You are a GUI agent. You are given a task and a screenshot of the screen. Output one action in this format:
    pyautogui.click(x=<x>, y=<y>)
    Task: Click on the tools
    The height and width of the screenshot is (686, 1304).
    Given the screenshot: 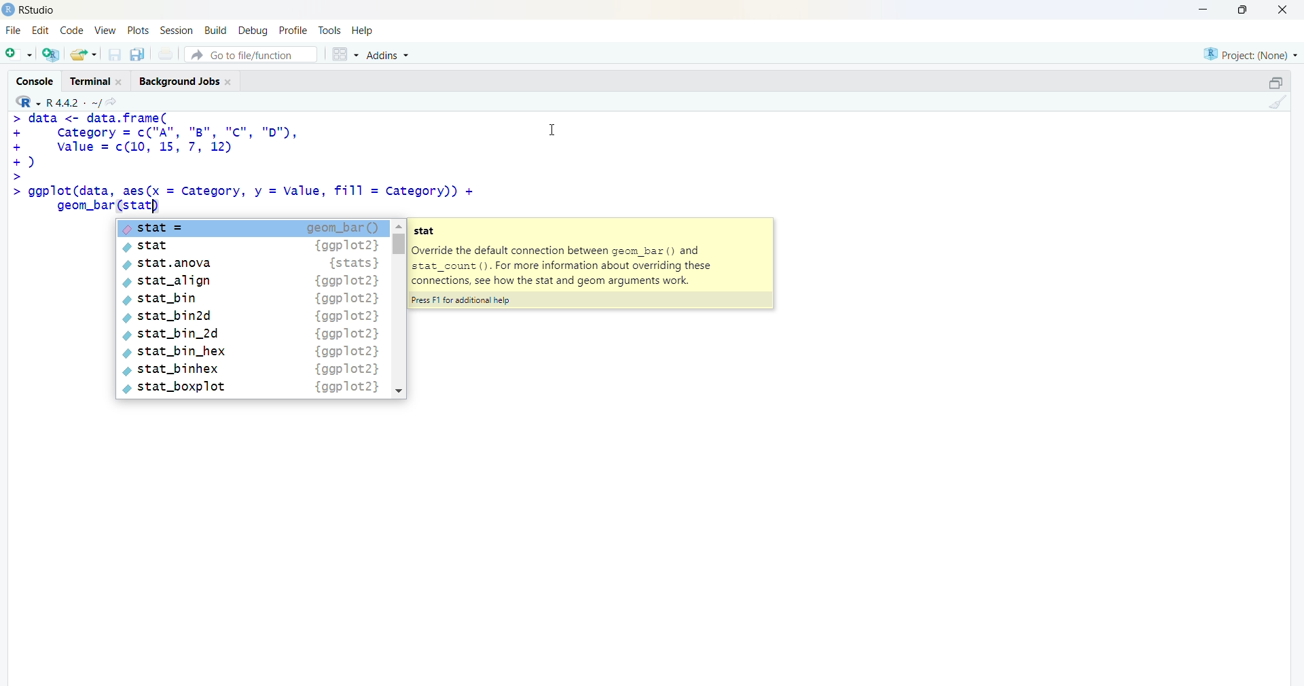 What is the action you would take?
    pyautogui.click(x=331, y=31)
    